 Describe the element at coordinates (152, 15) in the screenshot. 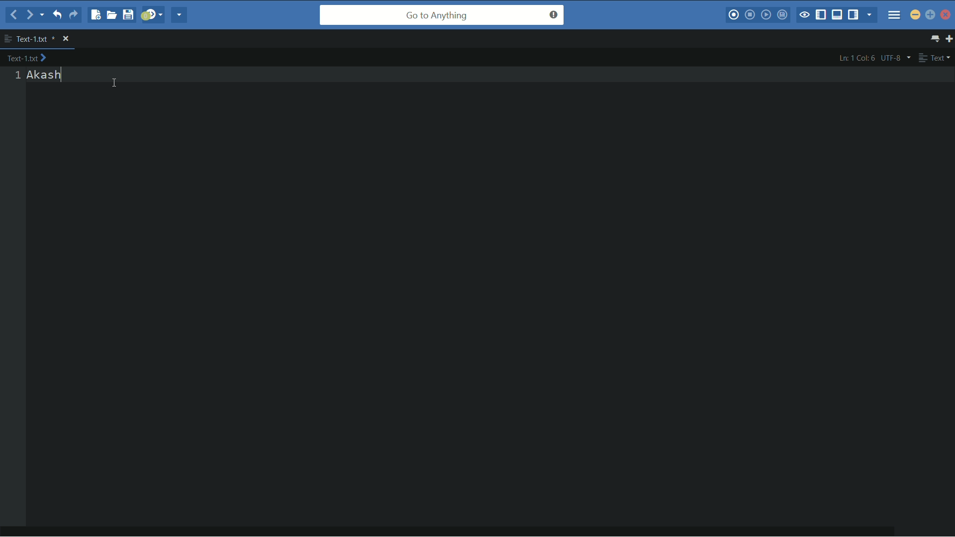

I see `jump to next syntax checking result` at that location.